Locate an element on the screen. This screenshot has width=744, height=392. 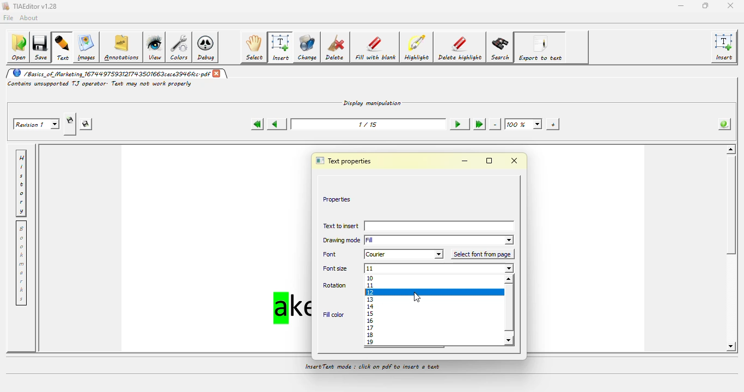
search is located at coordinates (501, 47).